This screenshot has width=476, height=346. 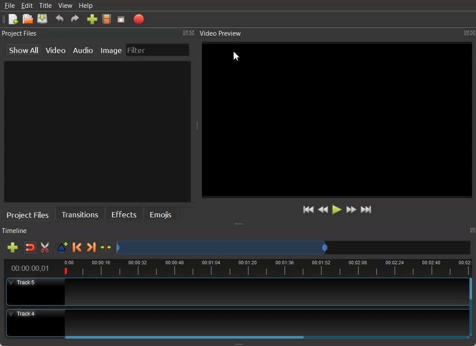 I want to click on Center the timeline on the play head, so click(x=106, y=247).